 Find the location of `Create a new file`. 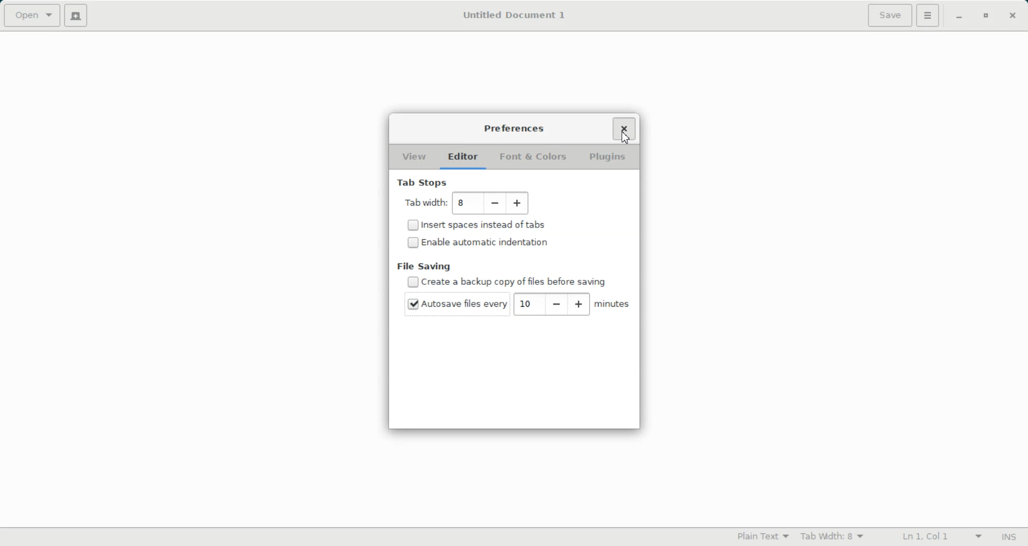

Create a new file is located at coordinates (75, 16).